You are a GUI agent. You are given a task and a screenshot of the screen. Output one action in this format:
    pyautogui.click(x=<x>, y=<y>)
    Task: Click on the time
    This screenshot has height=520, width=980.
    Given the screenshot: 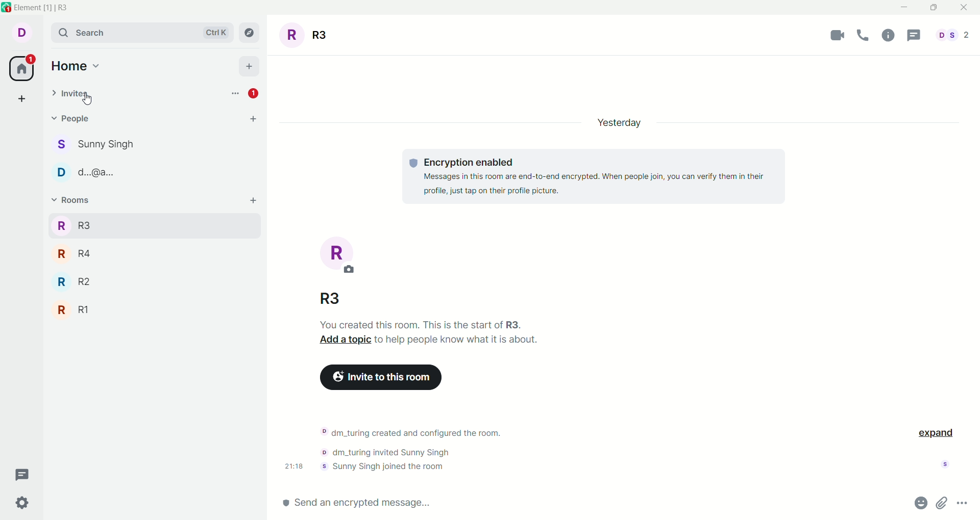 What is the action you would take?
    pyautogui.click(x=289, y=467)
    